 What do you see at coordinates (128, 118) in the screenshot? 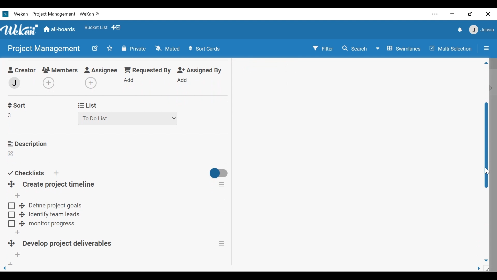
I see `List dropdown menu` at bounding box center [128, 118].